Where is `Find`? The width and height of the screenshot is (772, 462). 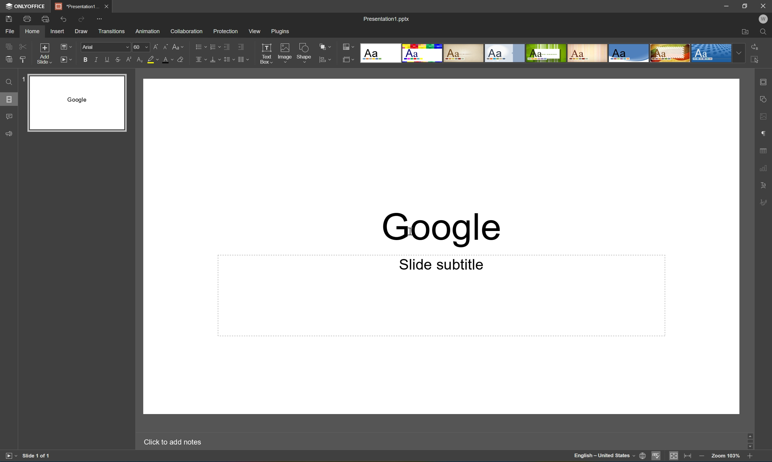 Find is located at coordinates (8, 82).